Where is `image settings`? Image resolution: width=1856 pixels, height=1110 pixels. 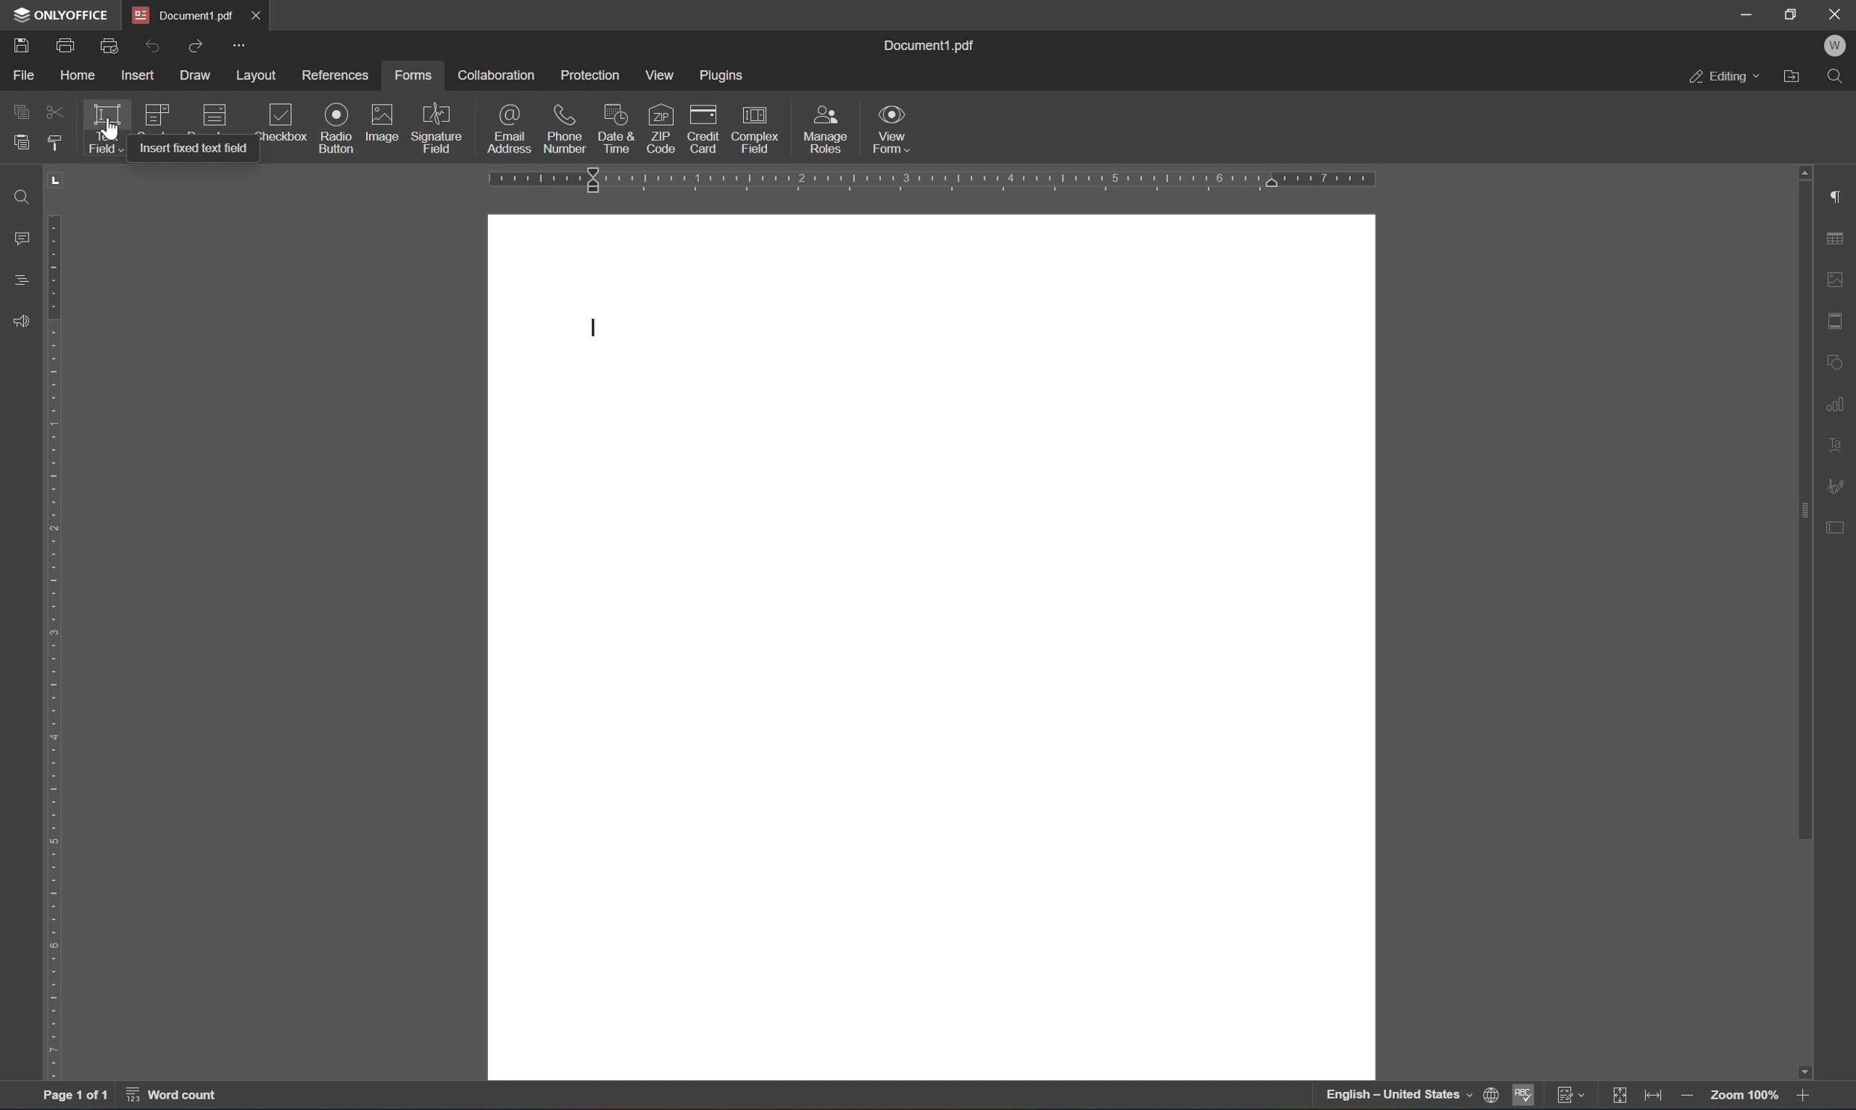
image settings is located at coordinates (1842, 283).